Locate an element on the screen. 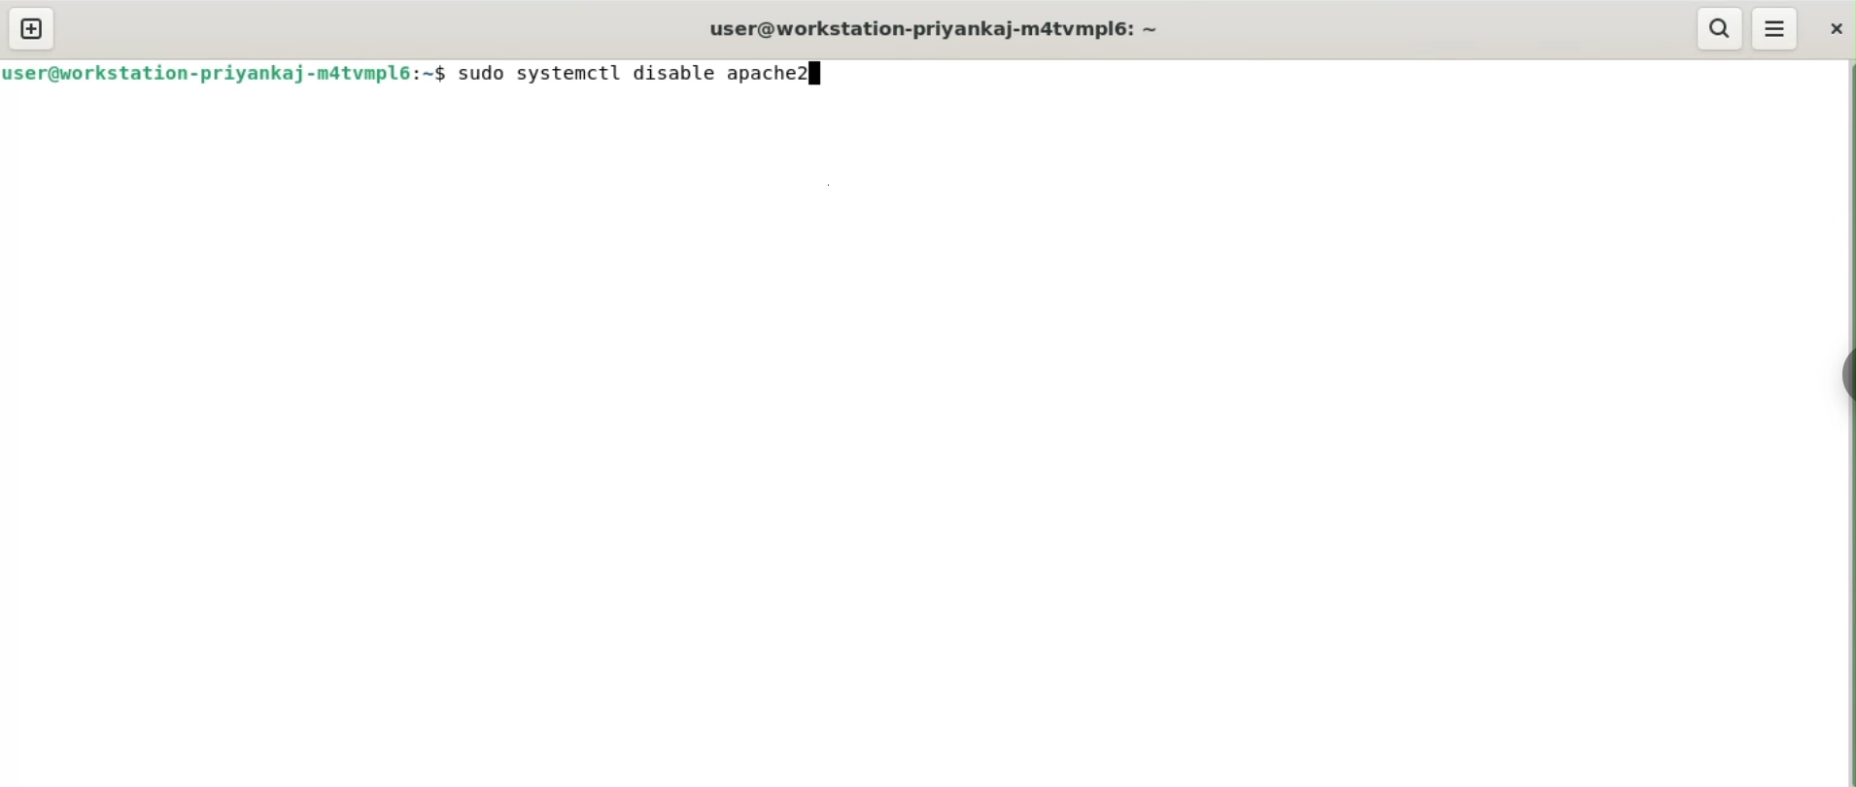  user@workstation-priyankaj-m4tvmpl6:~ is located at coordinates (937, 29).